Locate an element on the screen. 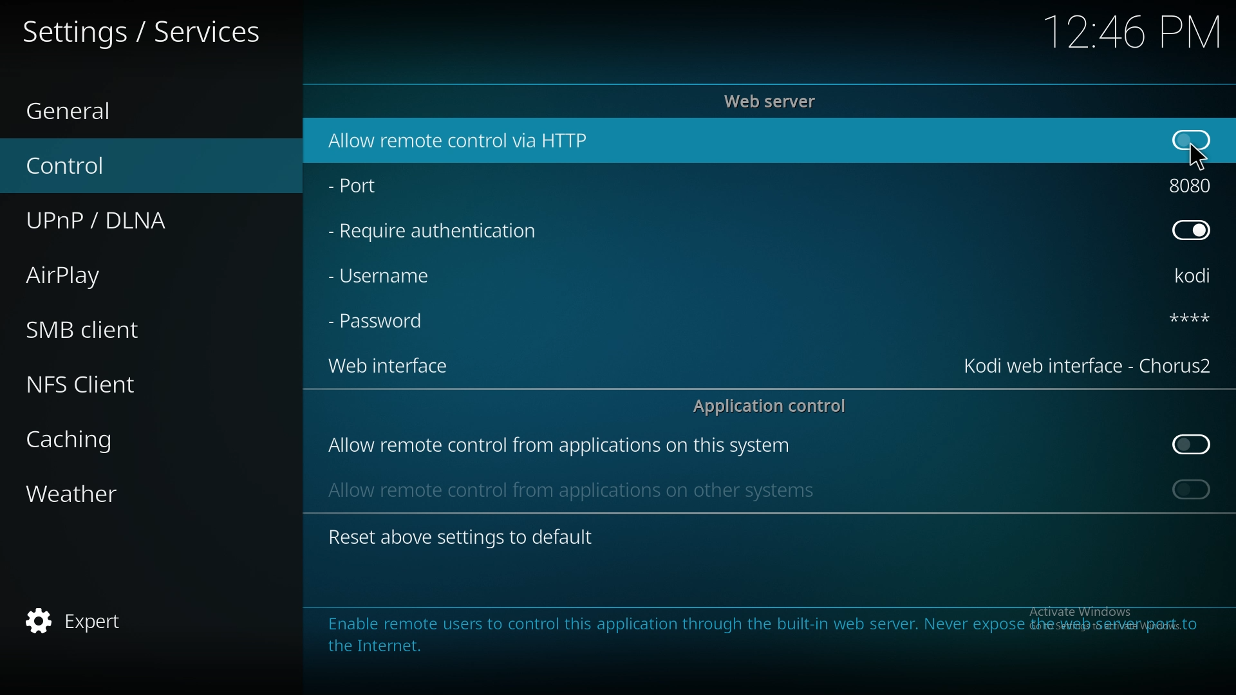 The image size is (1236, 695). smb client is located at coordinates (112, 325).